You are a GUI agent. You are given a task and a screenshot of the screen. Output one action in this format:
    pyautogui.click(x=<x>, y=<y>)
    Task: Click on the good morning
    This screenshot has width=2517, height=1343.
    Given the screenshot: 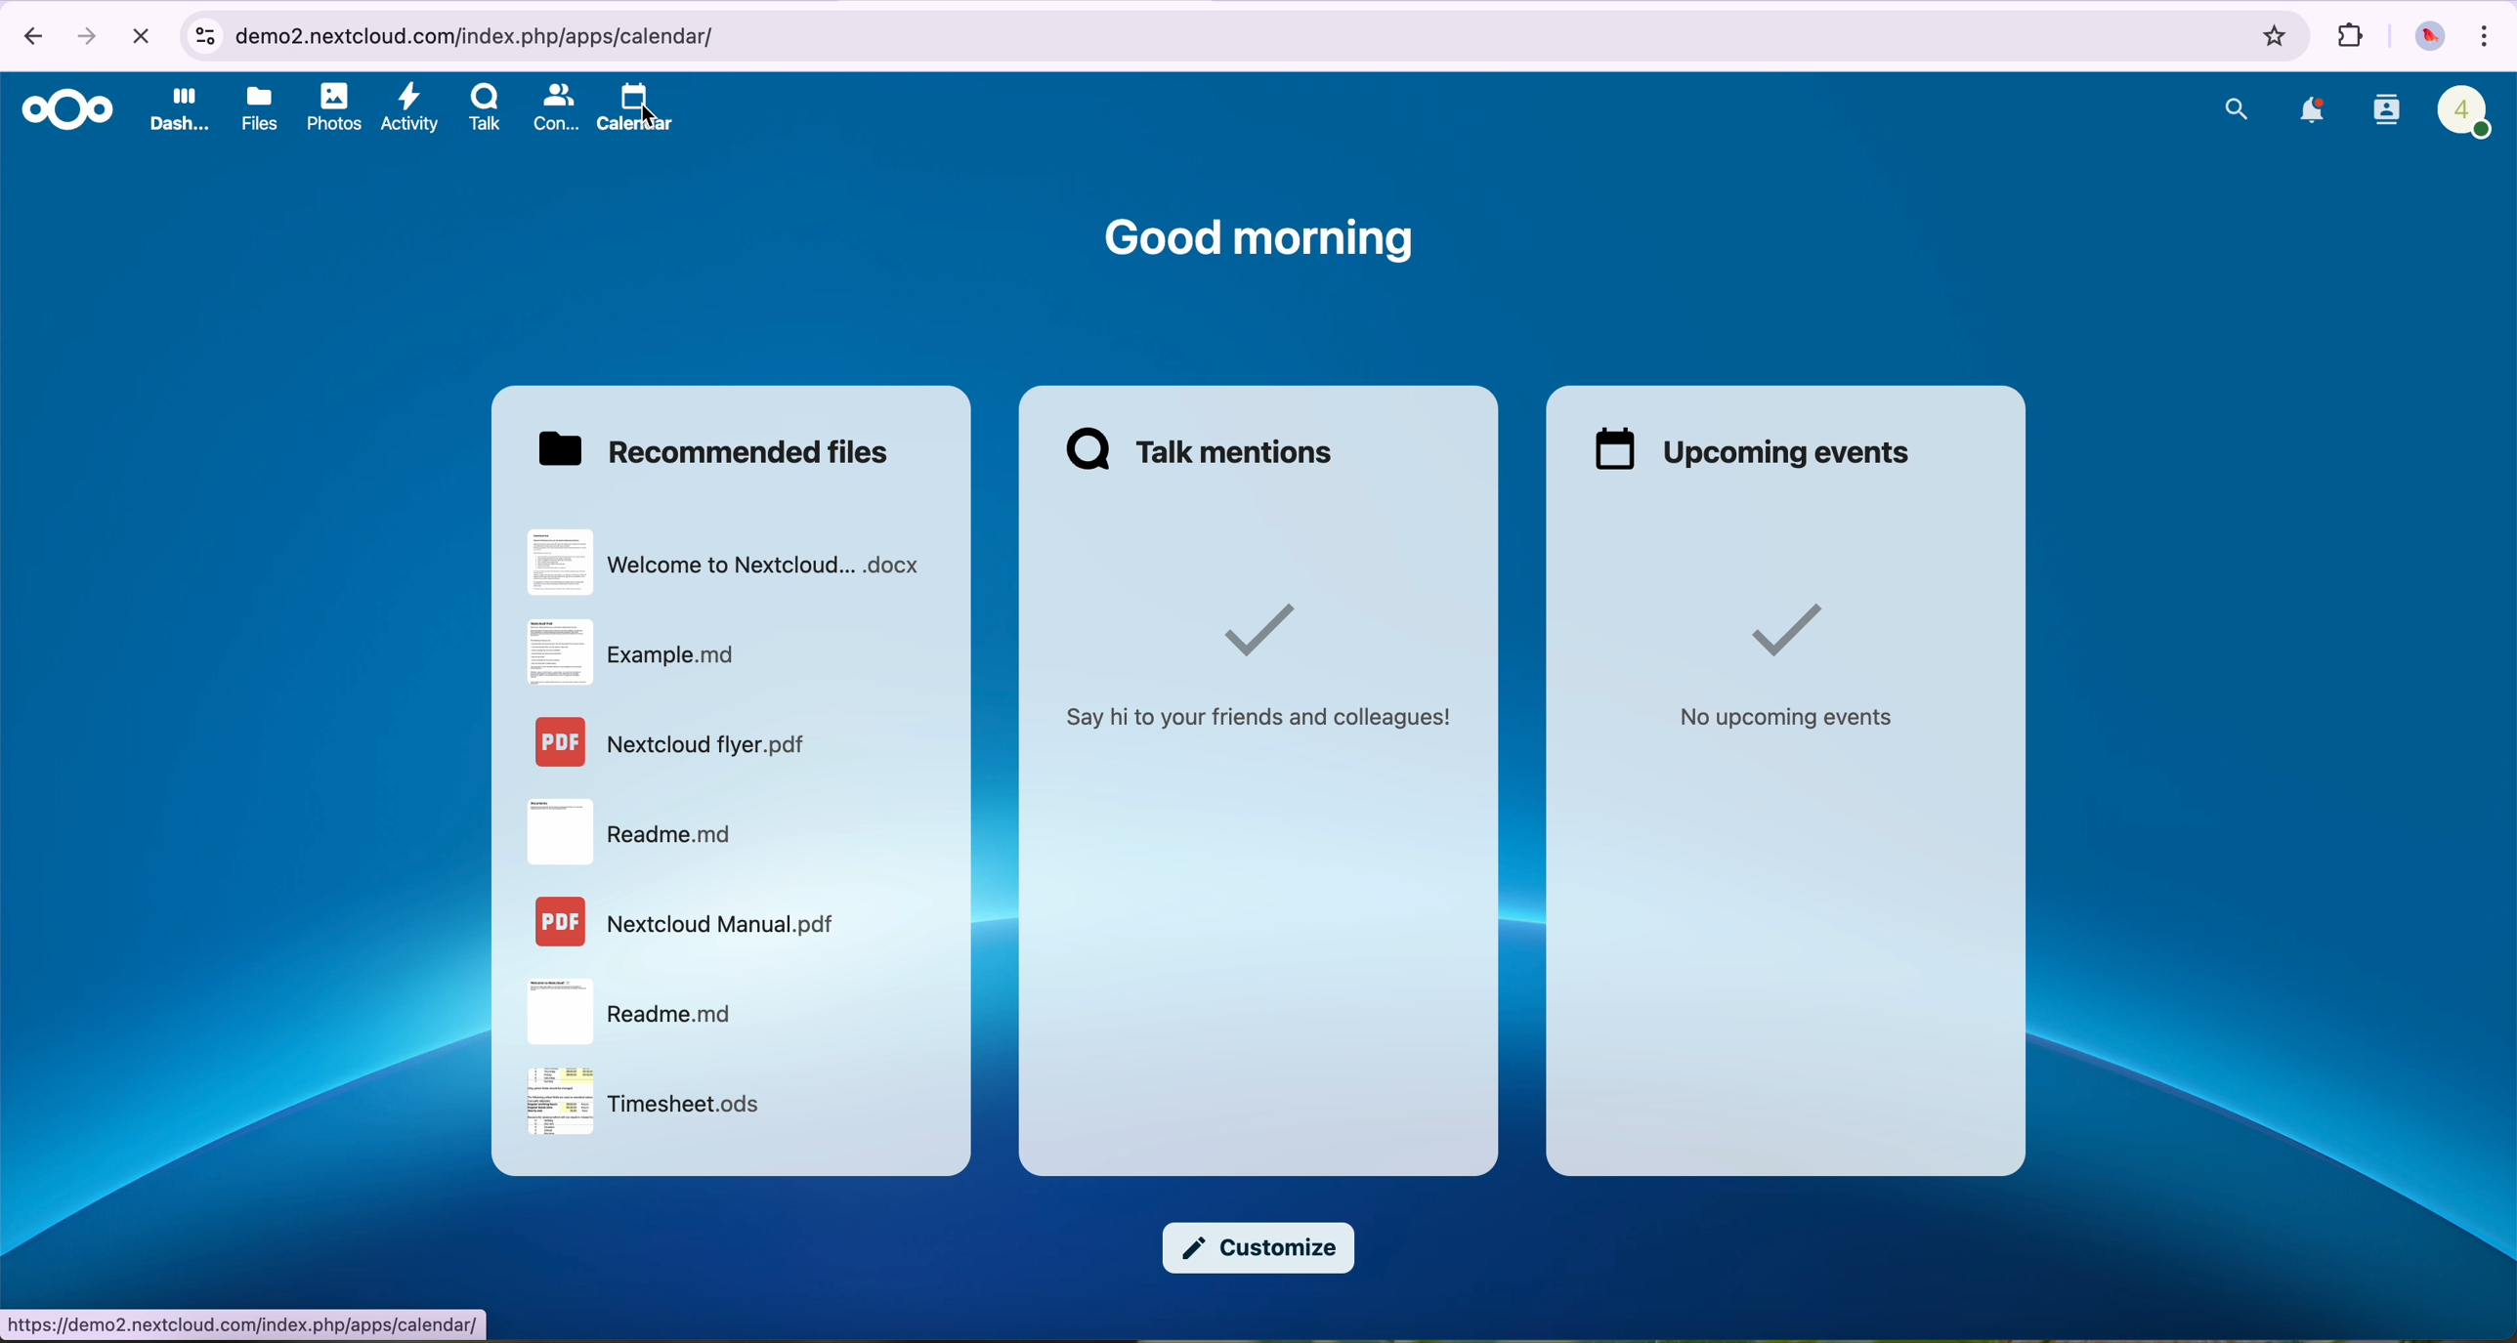 What is the action you would take?
    pyautogui.click(x=1266, y=236)
    